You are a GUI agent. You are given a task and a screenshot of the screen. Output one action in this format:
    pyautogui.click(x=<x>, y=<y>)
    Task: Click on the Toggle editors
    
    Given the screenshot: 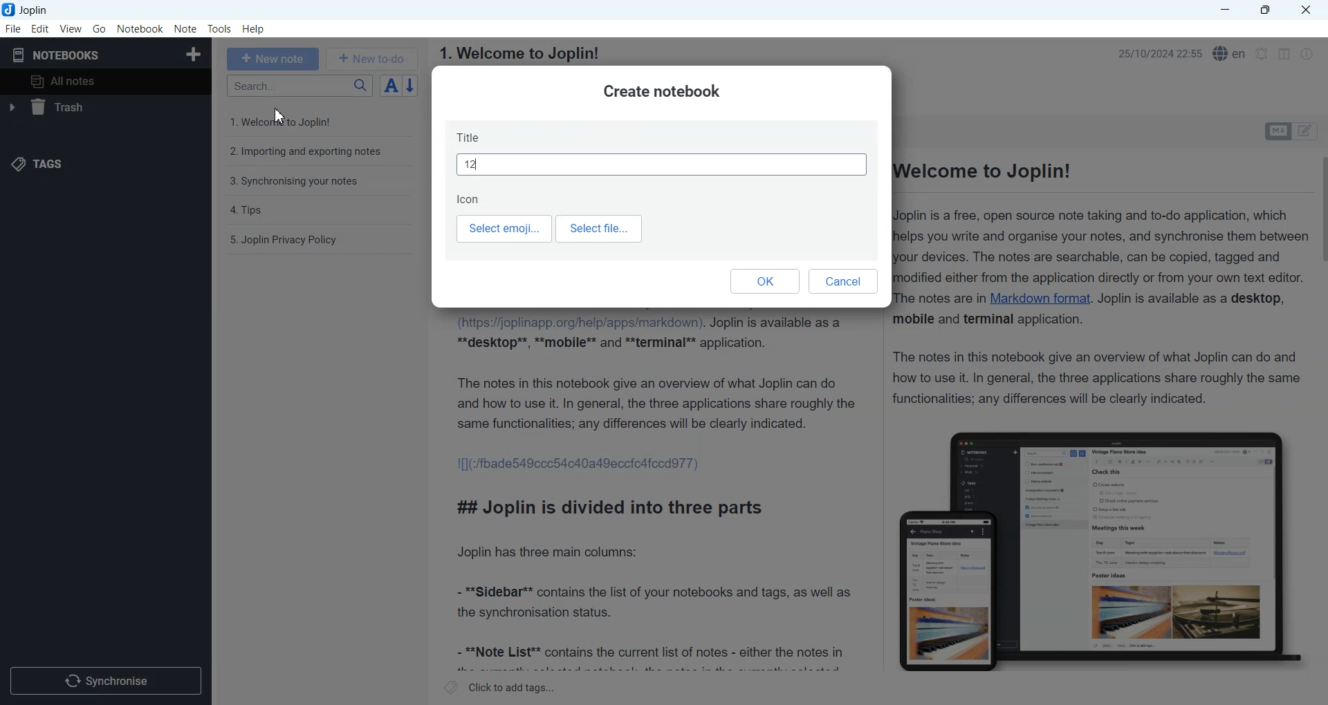 What is the action you would take?
    pyautogui.click(x=1308, y=131)
    